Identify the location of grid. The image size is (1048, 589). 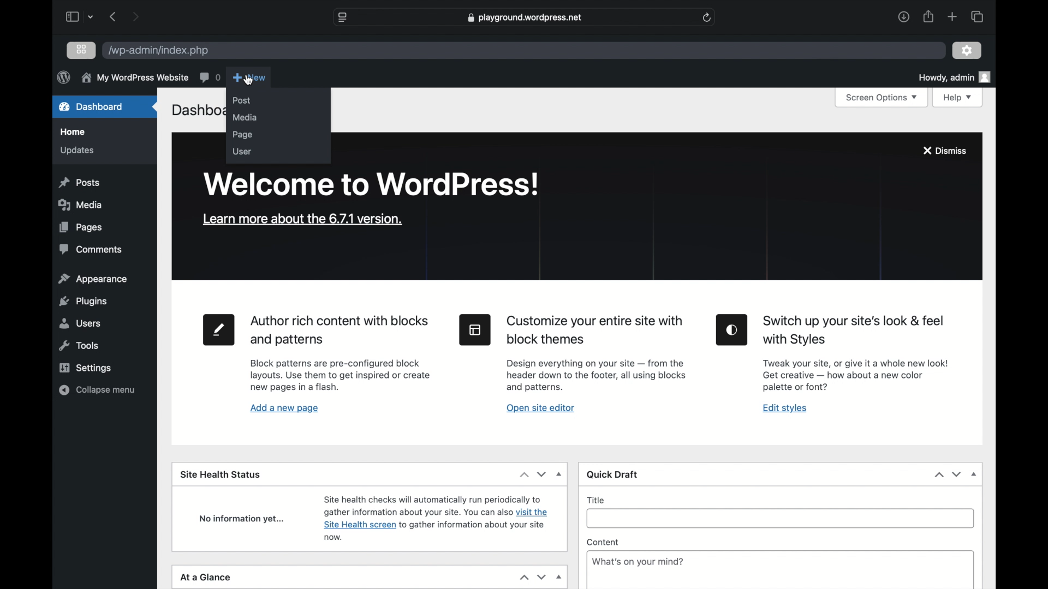
(82, 49).